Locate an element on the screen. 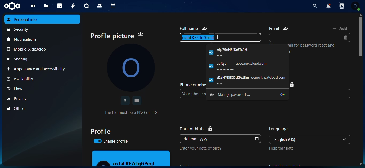 This screenshot has height=168, width=365. phone number is located at coordinates (192, 84).